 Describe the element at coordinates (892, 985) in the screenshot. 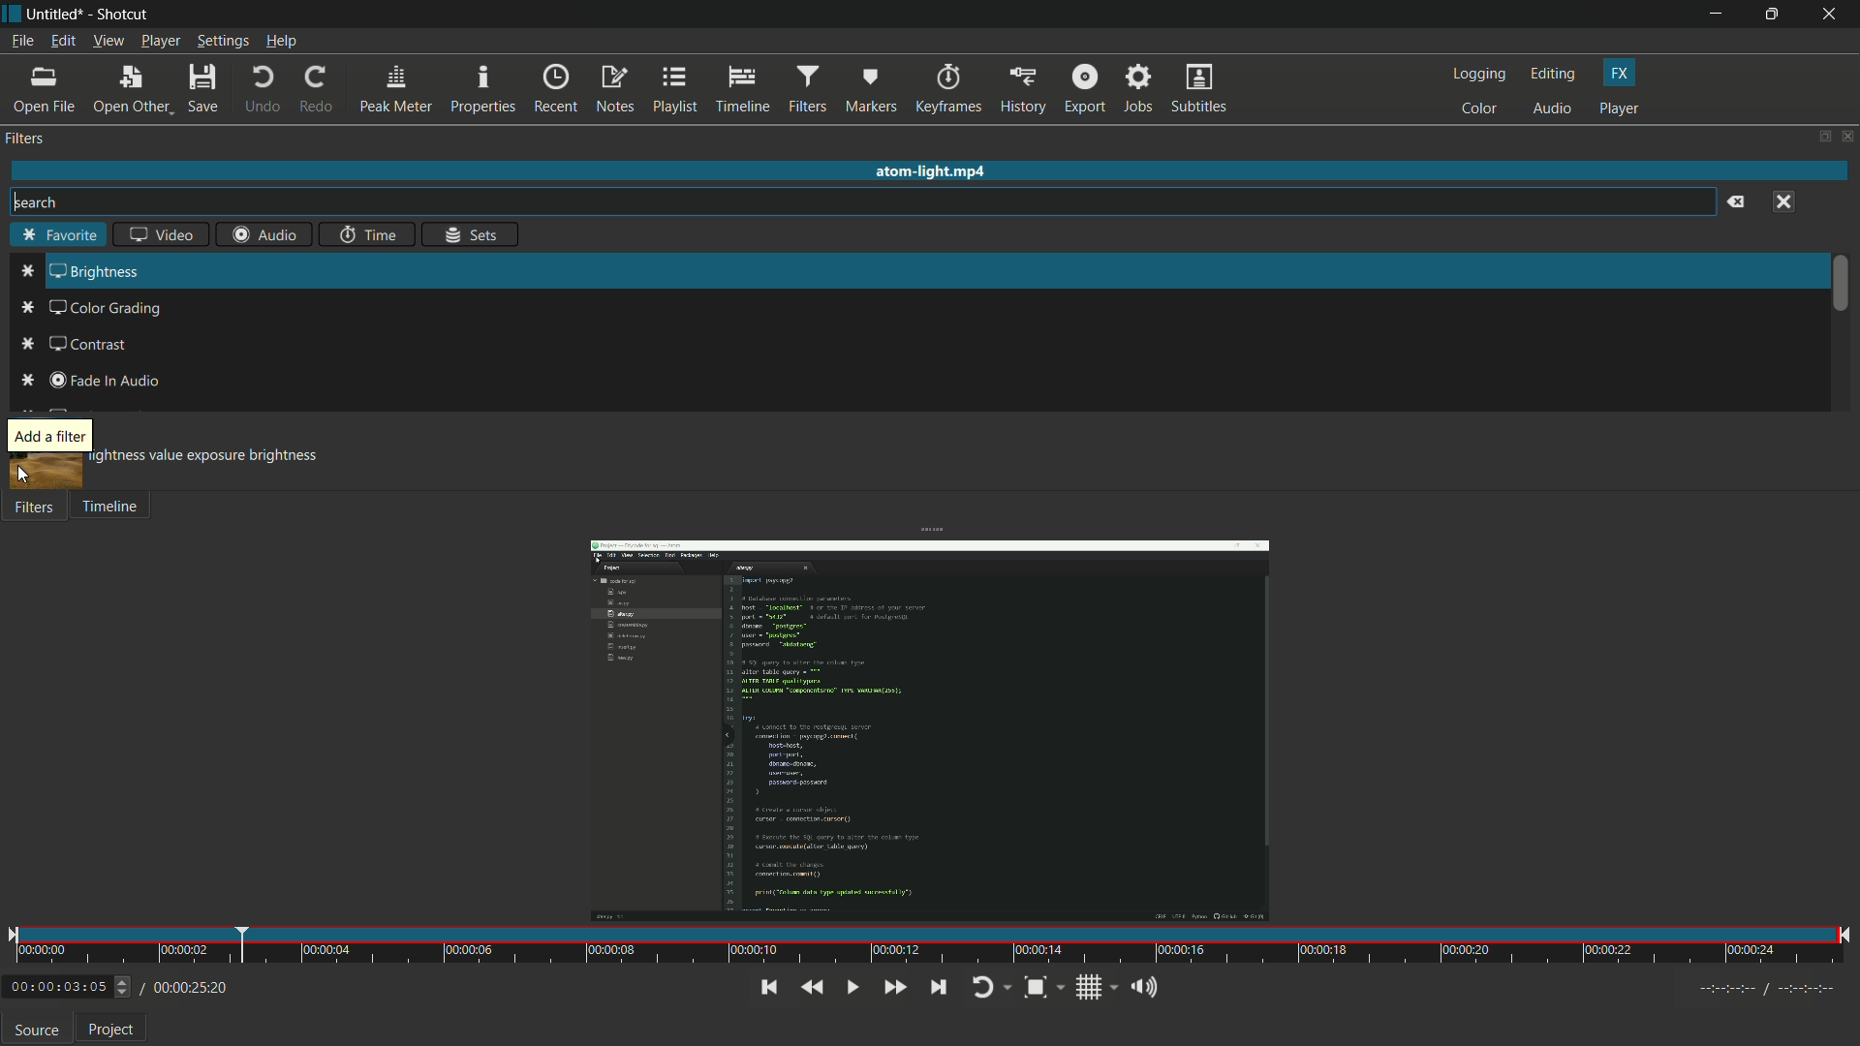

I see `quickly play forward` at that location.